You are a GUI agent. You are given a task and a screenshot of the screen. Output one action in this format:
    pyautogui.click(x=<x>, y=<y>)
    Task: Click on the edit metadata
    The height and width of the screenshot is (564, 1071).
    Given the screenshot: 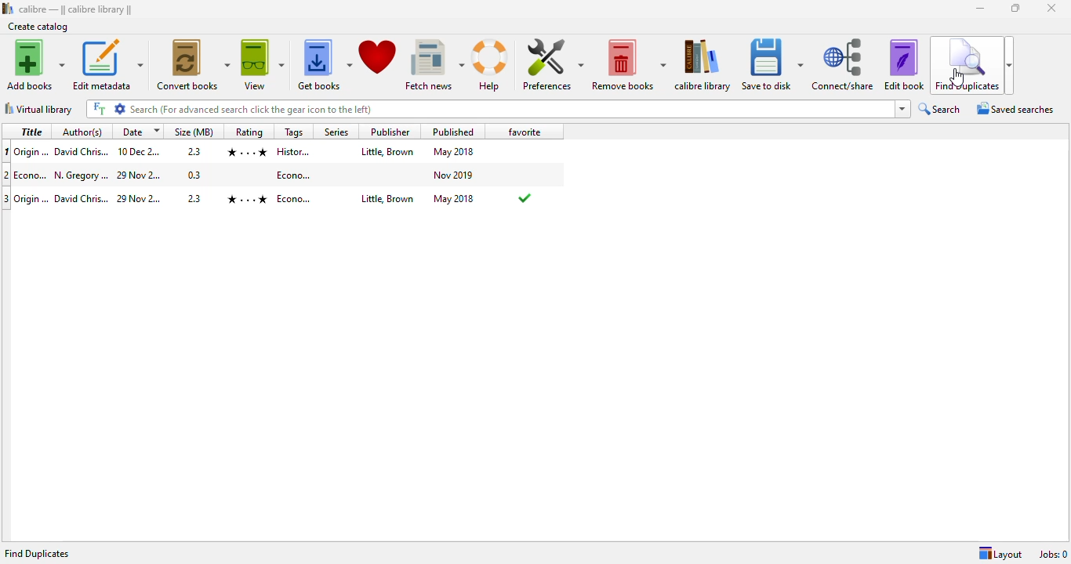 What is the action you would take?
    pyautogui.click(x=109, y=64)
    